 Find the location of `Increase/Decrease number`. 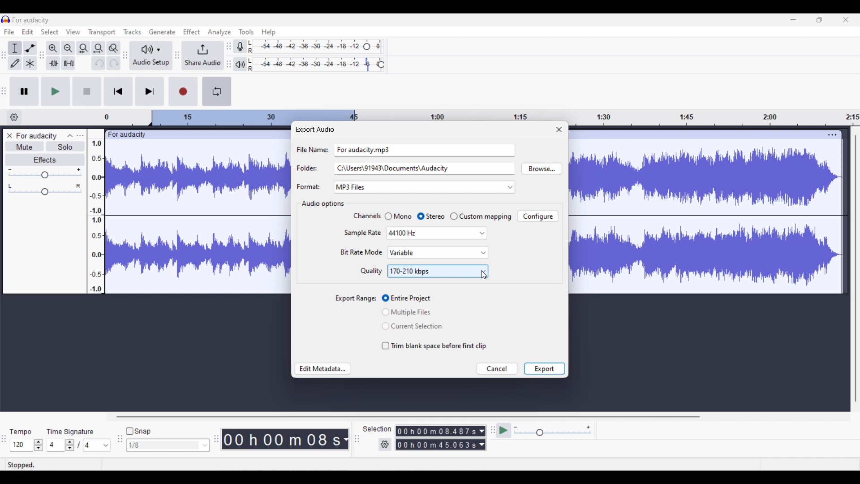

Increase/Decrease number is located at coordinates (70, 445).